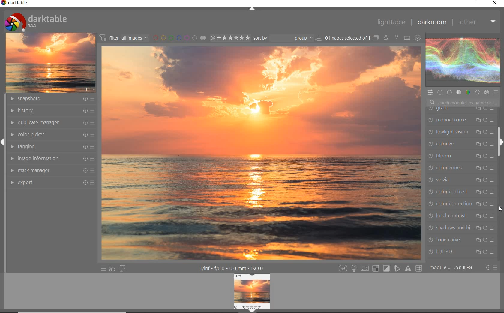  Describe the element at coordinates (386, 37) in the screenshot. I see `CHANGE TYPE FOR OVER RELAY` at that location.